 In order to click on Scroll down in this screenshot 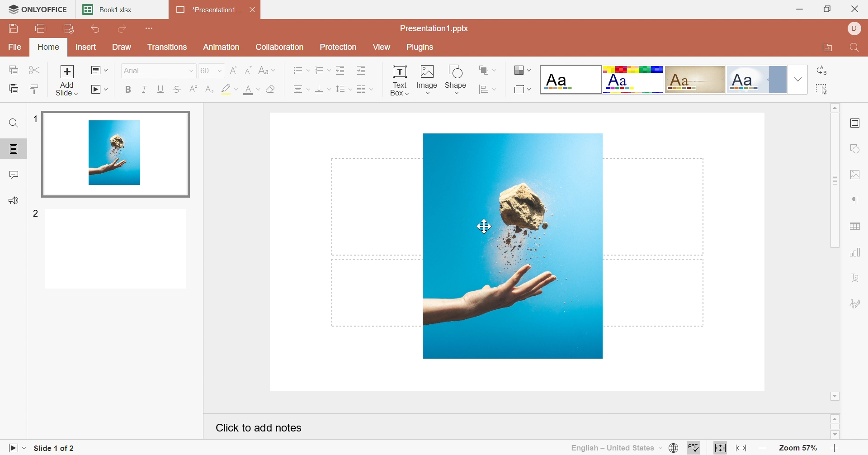, I will do `click(835, 396)`.